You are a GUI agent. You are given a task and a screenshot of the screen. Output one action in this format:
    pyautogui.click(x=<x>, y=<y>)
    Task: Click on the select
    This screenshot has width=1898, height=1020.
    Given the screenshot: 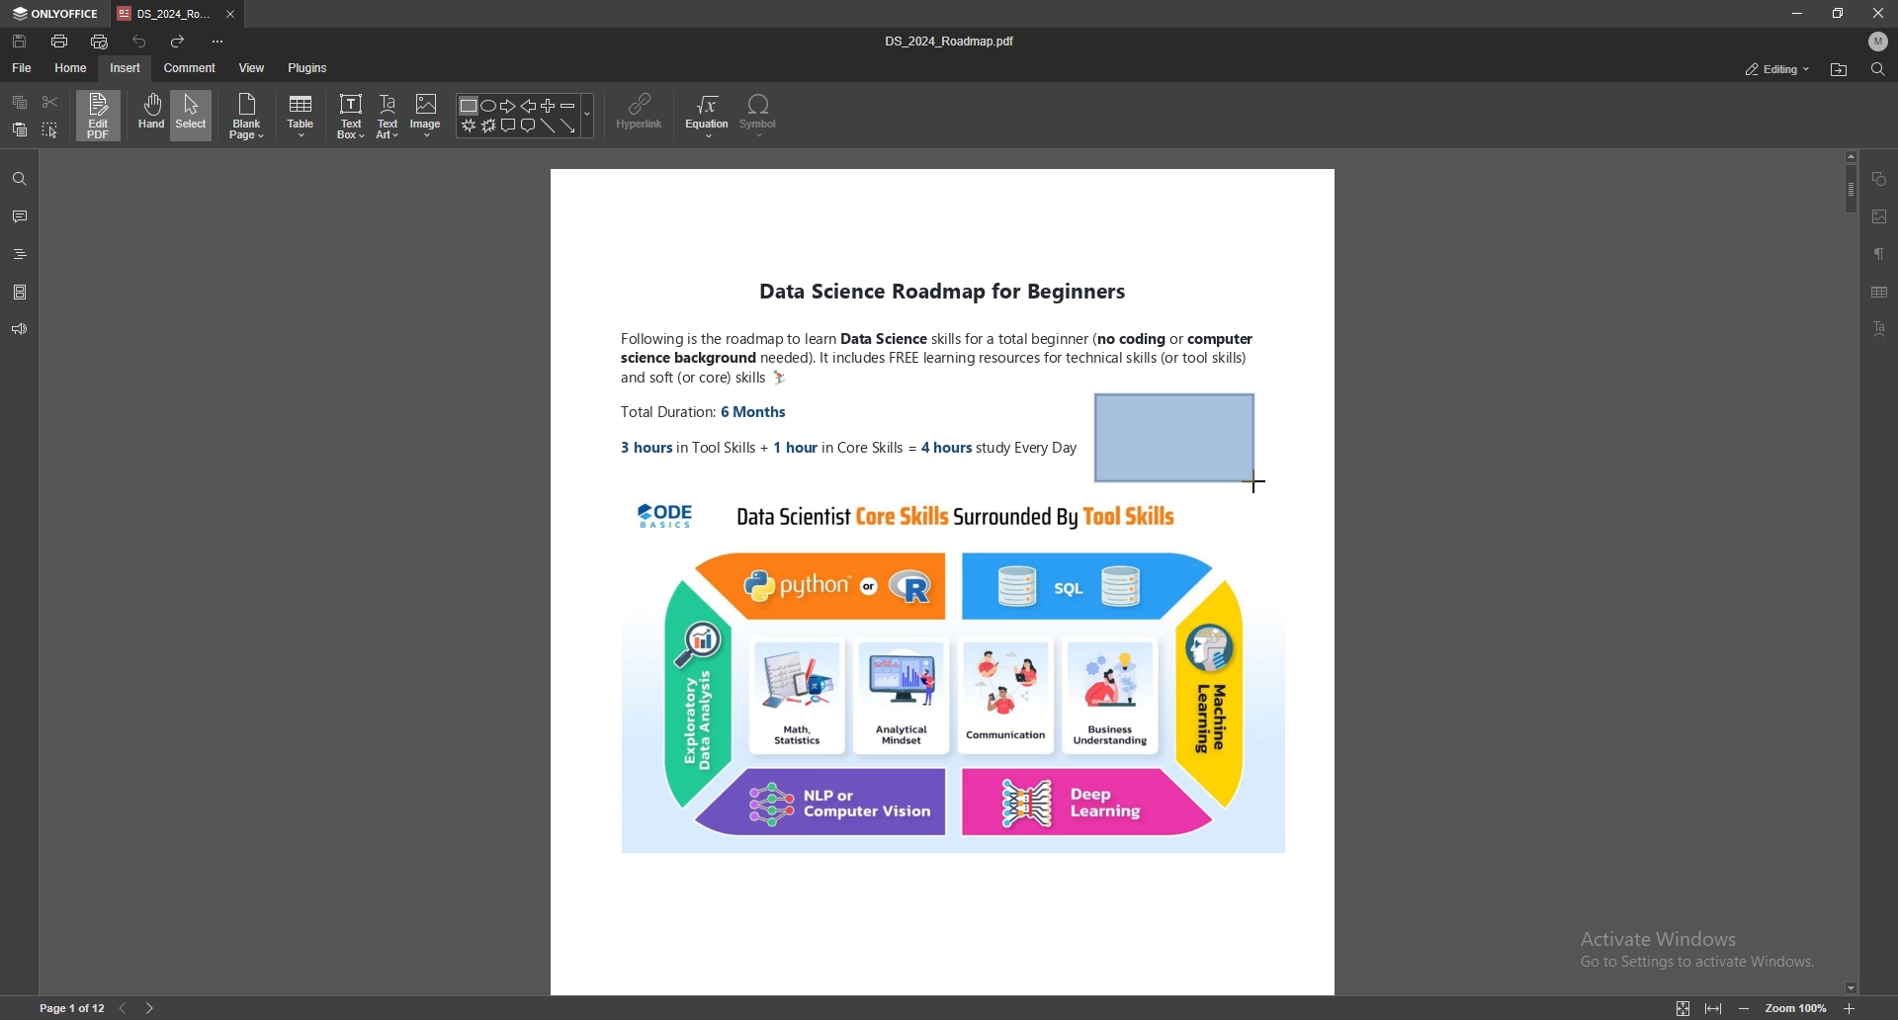 What is the action you would take?
    pyautogui.click(x=193, y=115)
    